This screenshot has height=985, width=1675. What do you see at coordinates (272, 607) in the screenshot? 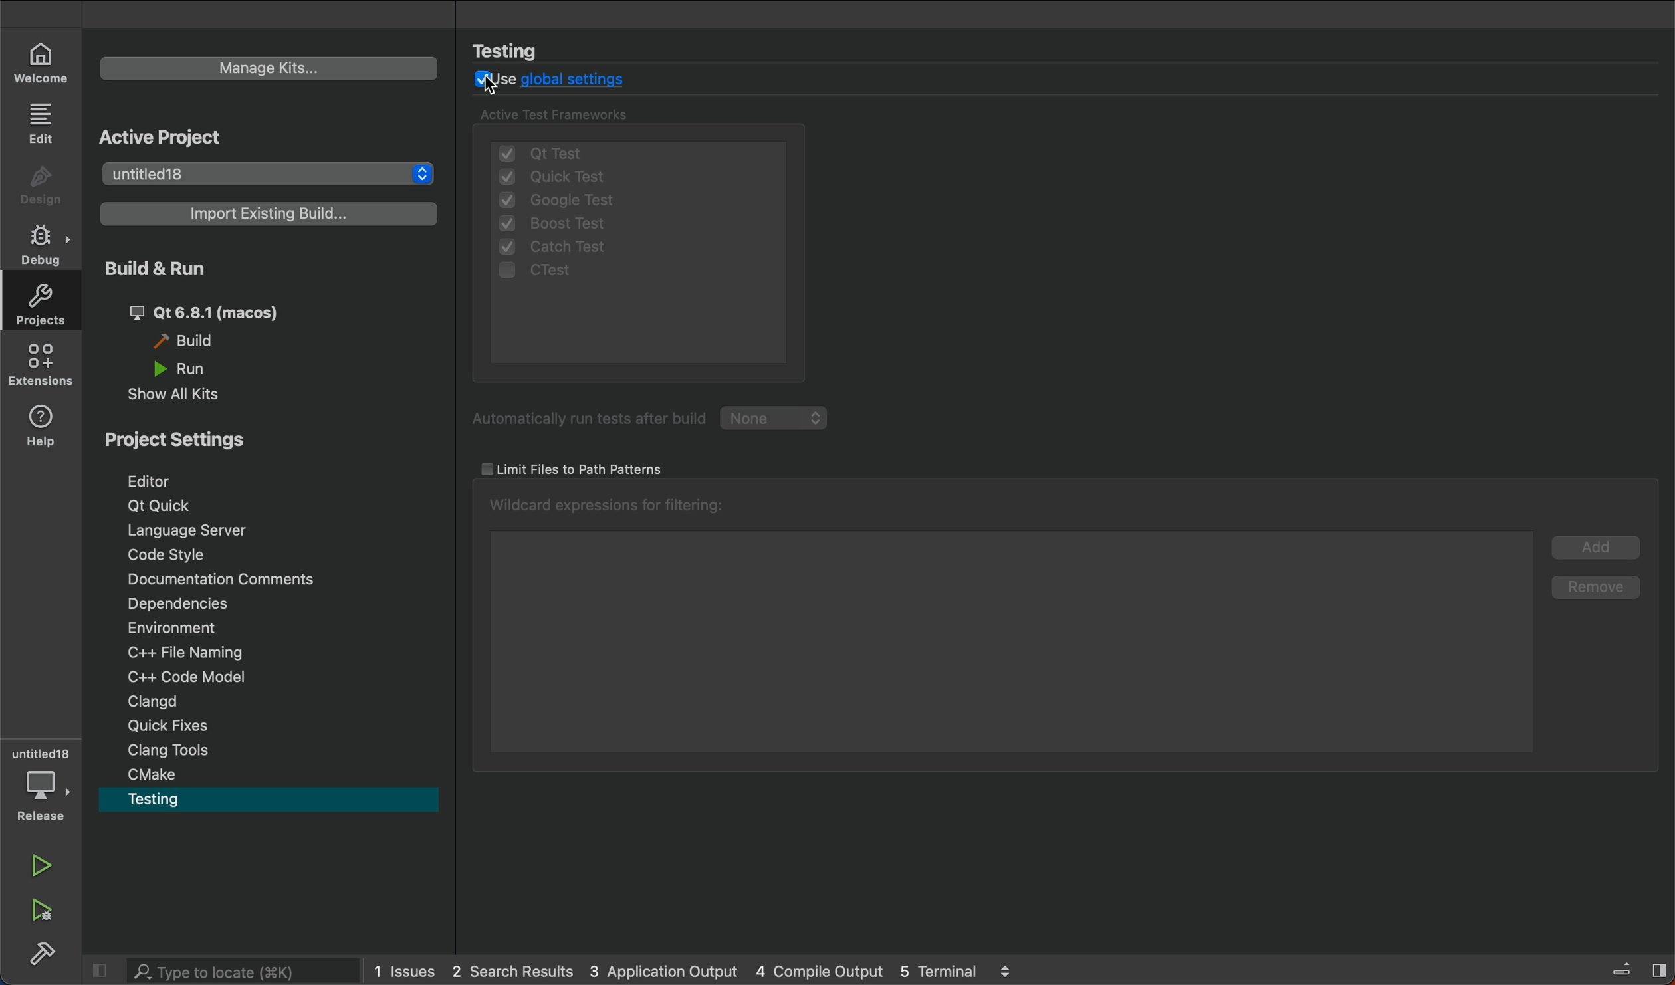
I see `dependencies` at bounding box center [272, 607].